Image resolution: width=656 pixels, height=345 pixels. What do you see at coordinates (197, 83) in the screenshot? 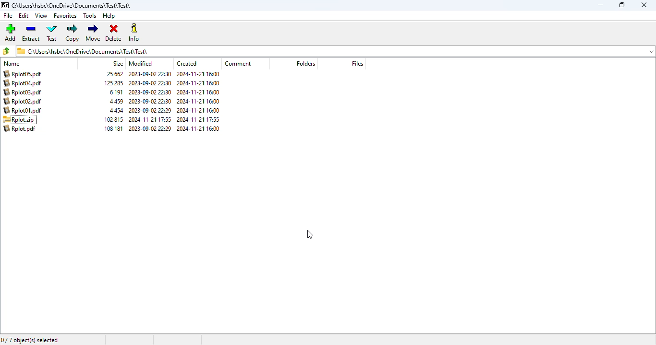
I see `2024-11-21 16:00` at bounding box center [197, 83].